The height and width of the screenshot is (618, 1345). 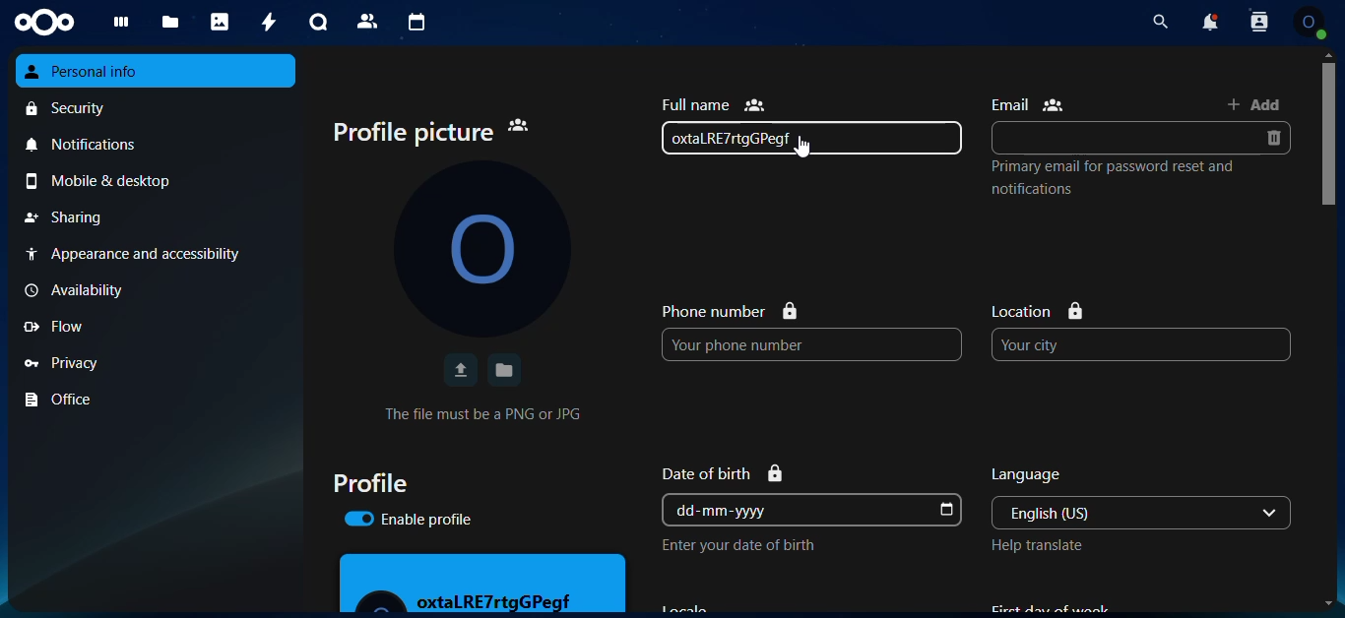 I want to click on availability, so click(x=153, y=290).